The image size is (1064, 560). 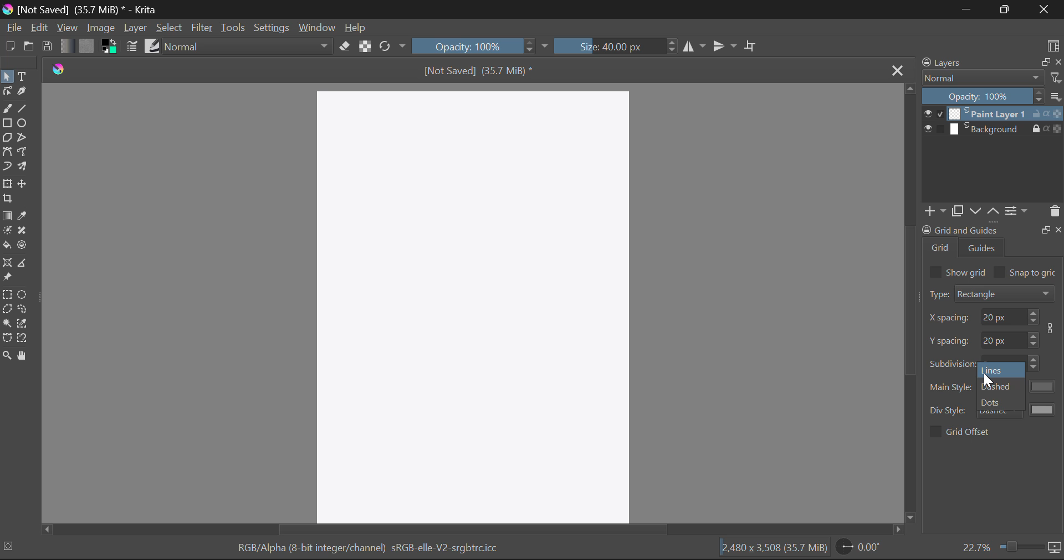 I want to click on Polygon, so click(x=8, y=138).